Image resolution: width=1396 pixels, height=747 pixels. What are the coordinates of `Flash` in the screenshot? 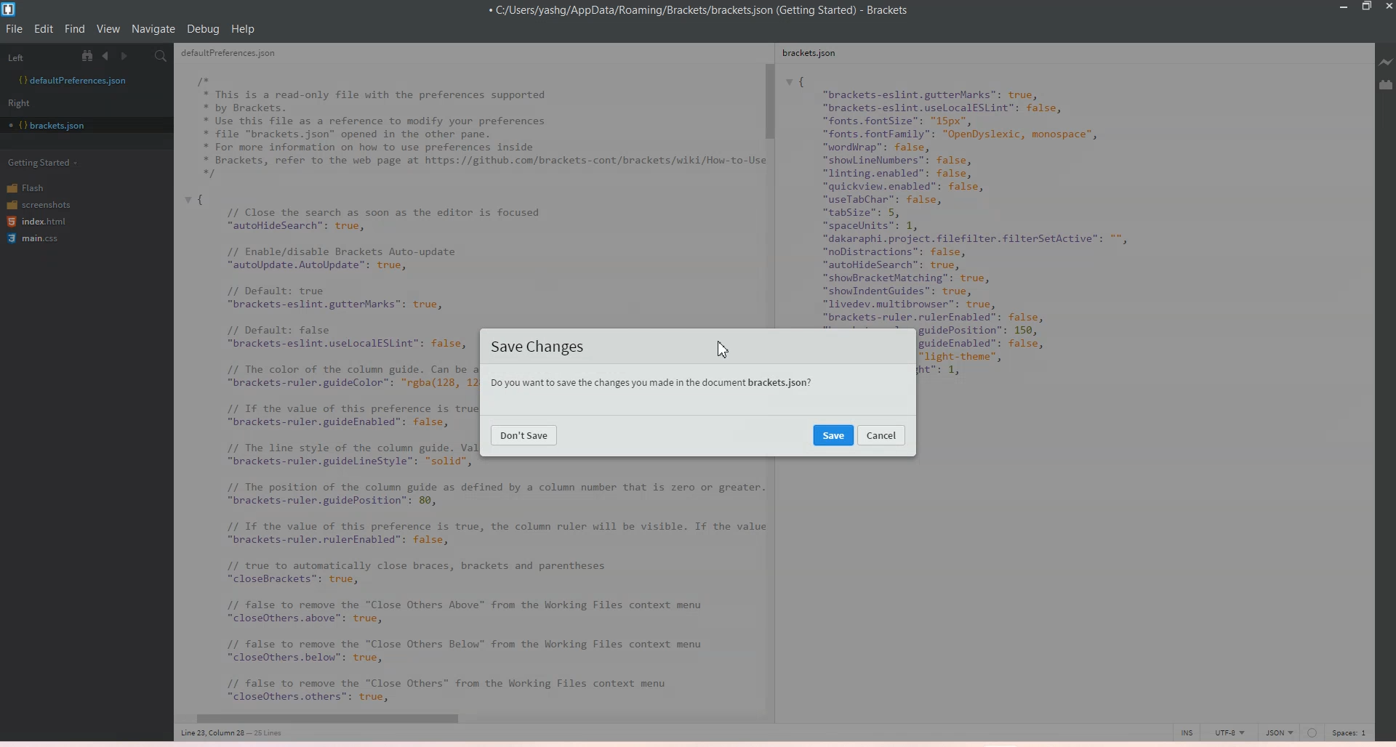 It's located at (36, 187).